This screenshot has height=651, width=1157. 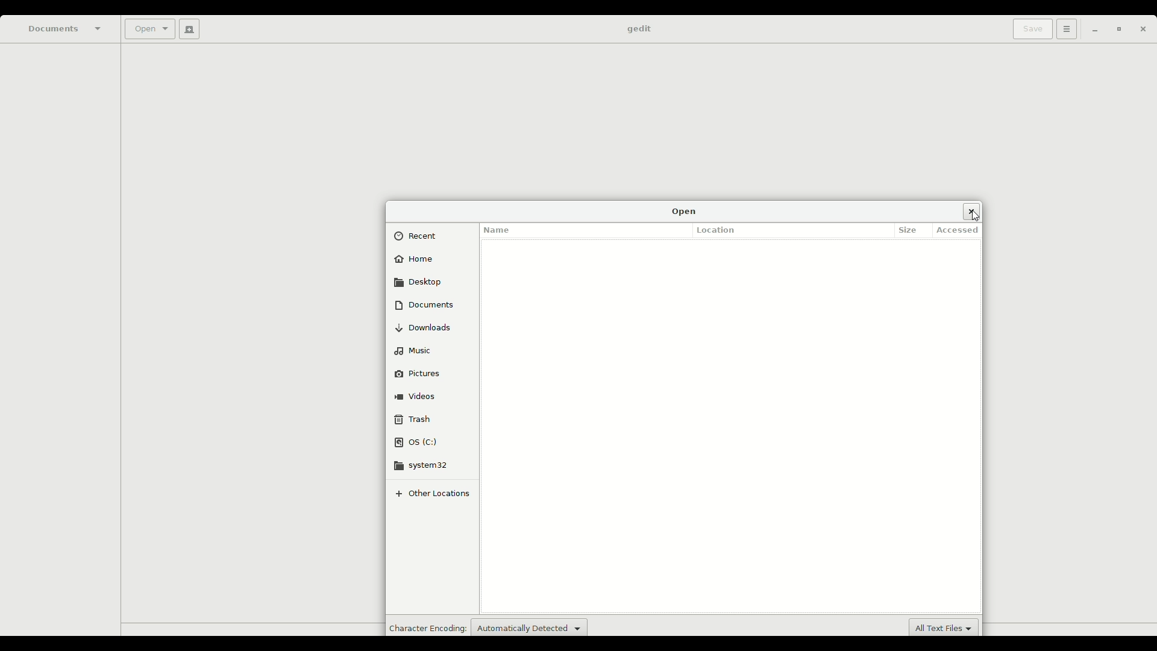 I want to click on Name, so click(x=499, y=227).